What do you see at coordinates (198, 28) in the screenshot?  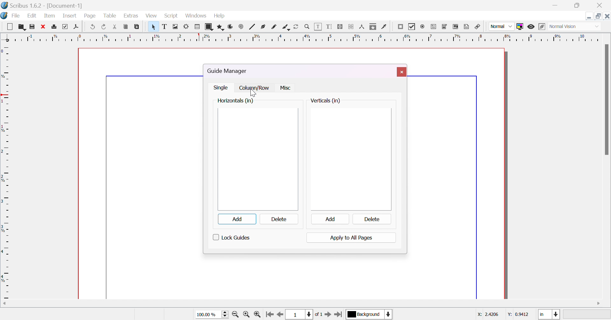 I see `table` at bounding box center [198, 28].